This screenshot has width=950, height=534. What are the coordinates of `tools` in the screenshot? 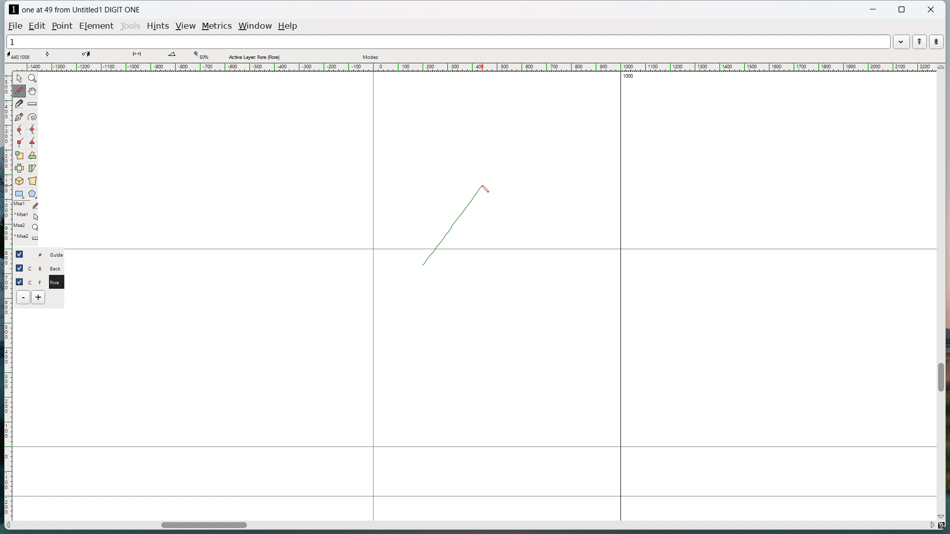 It's located at (130, 27).